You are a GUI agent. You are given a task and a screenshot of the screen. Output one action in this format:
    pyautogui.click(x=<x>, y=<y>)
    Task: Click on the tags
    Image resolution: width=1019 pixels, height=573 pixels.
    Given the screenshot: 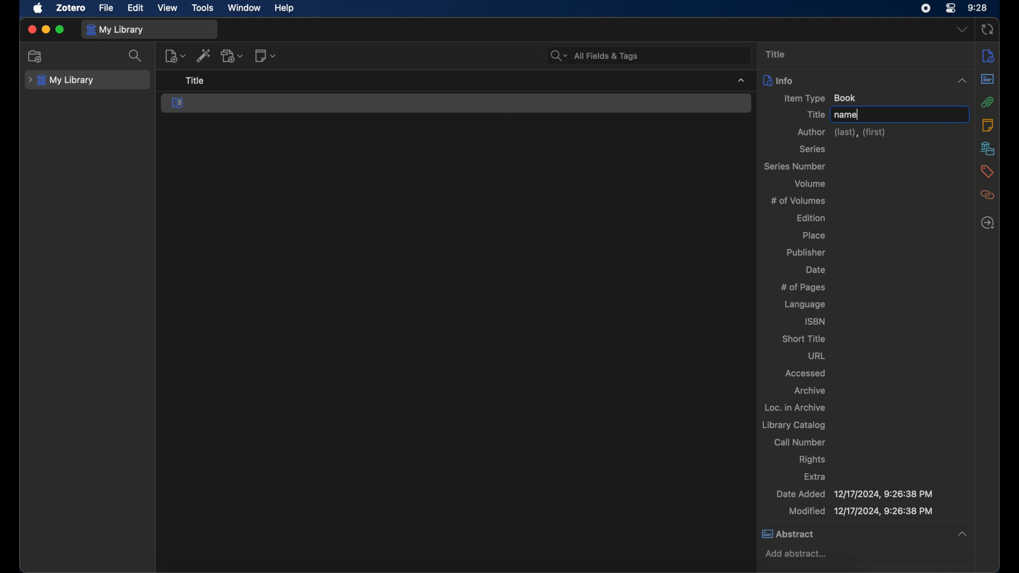 What is the action you would take?
    pyautogui.click(x=987, y=171)
    